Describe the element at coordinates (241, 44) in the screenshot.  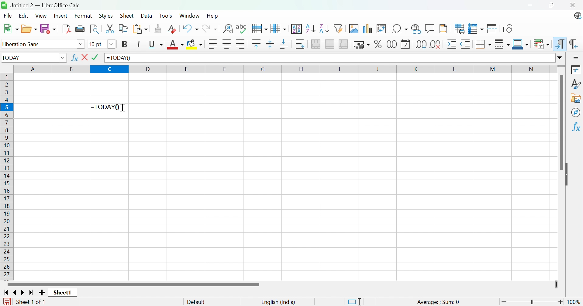
I see `Align right` at that location.